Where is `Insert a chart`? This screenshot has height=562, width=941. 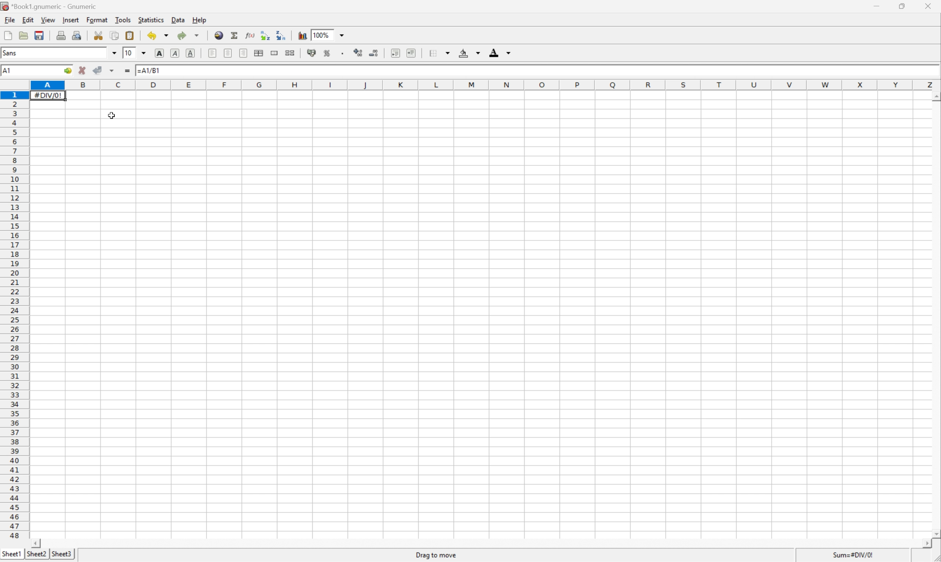
Insert a chart is located at coordinates (303, 35).